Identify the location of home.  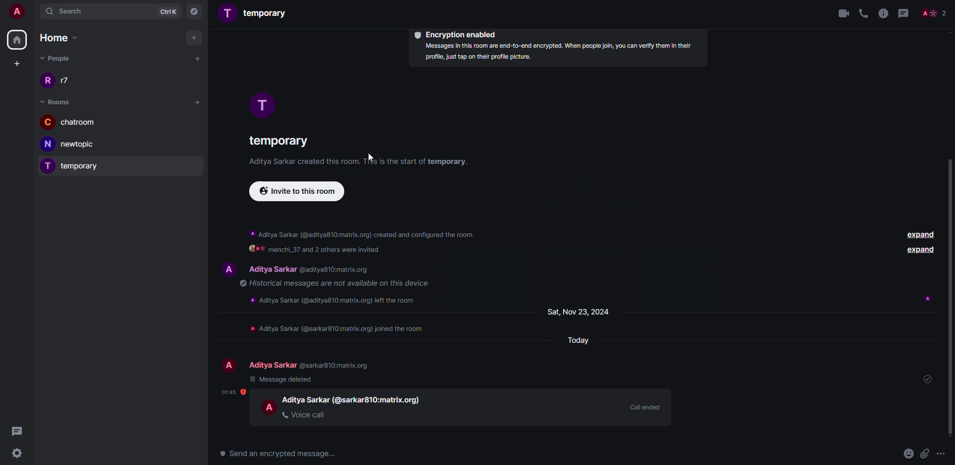
(17, 40).